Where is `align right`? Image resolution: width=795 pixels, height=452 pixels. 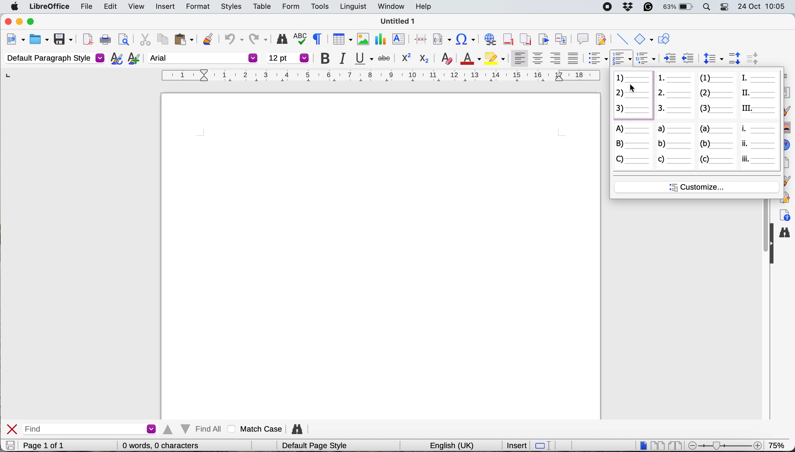 align right is located at coordinates (557, 58).